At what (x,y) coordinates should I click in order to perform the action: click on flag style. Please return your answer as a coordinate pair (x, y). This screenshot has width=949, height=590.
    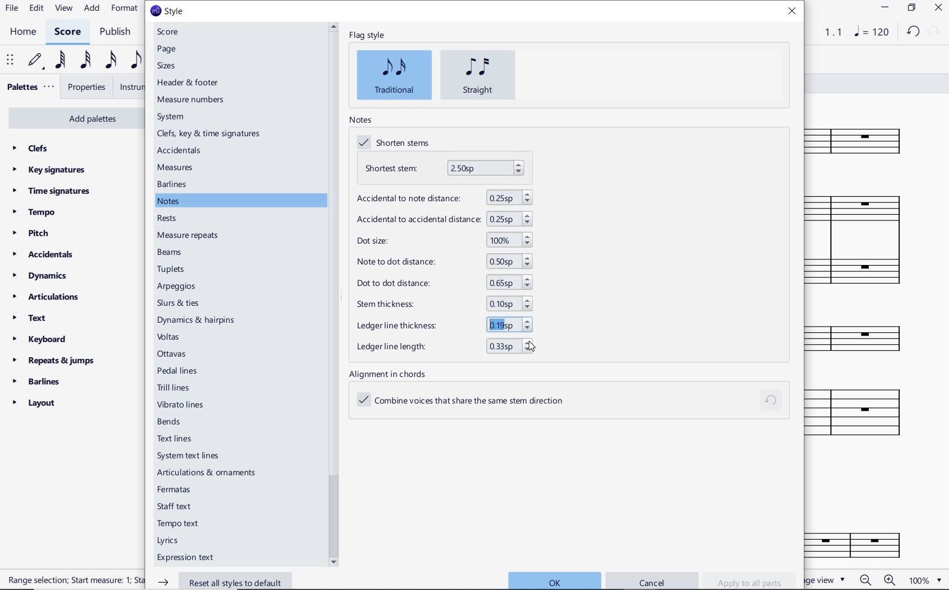
    Looking at the image, I should click on (367, 36).